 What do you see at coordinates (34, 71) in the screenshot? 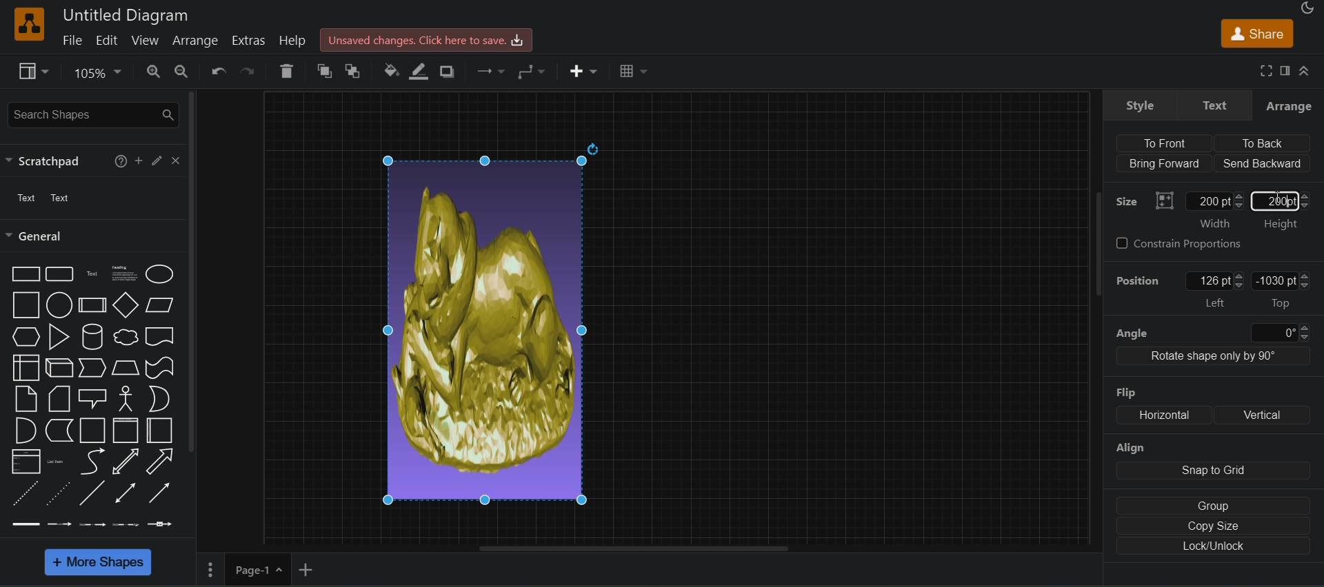
I see `view` at bounding box center [34, 71].